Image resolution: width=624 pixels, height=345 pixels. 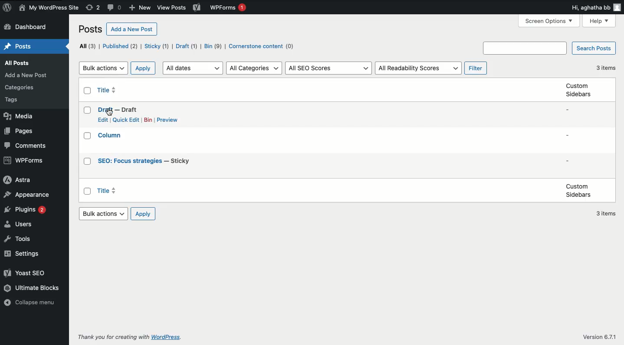 What do you see at coordinates (254, 68) in the screenshot?
I see `All categories ` at bounding box center [254, 68].